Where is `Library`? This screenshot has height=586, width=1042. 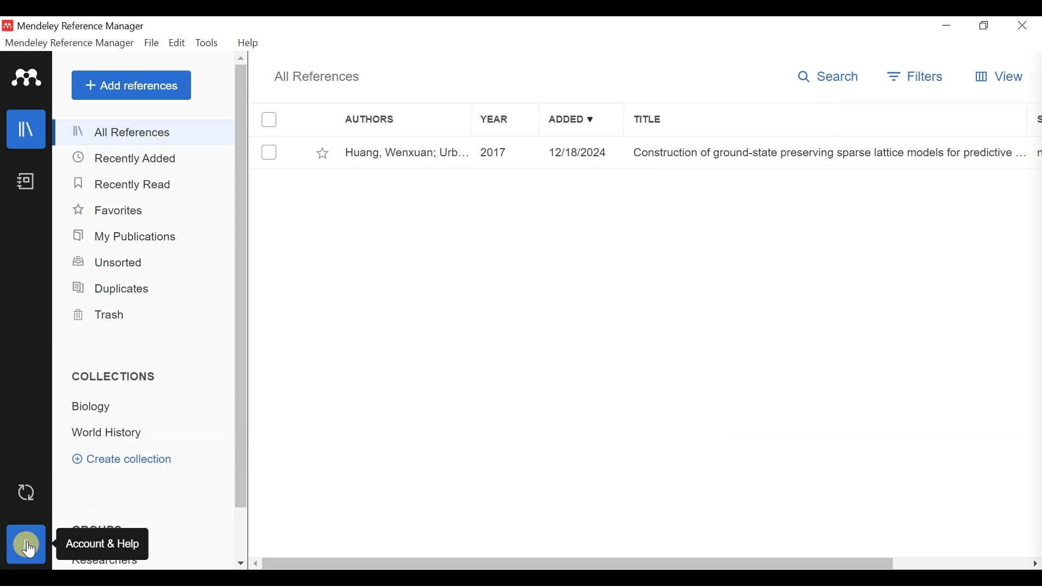
Library is located at coordinates (27, 129).